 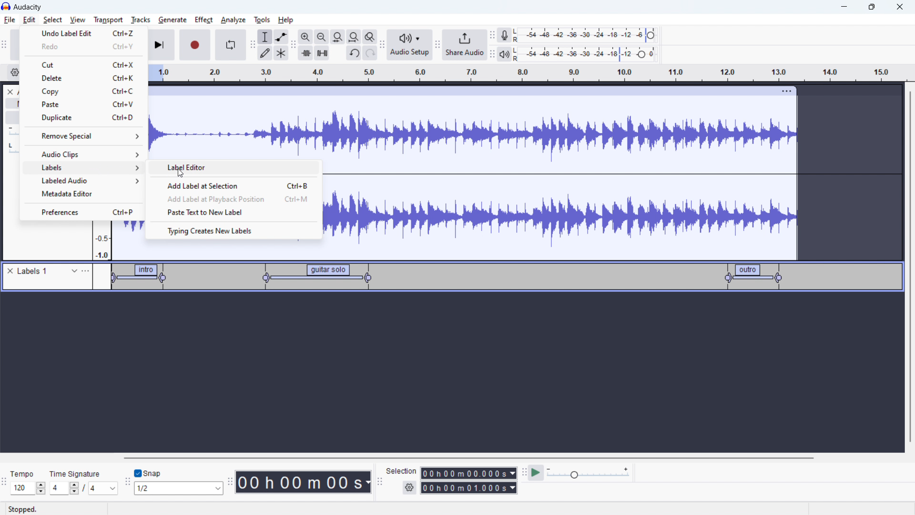 What do you see at coordinates (754, 276) in the screenshot?
I see `label 3` at bounding box center [754, 276].